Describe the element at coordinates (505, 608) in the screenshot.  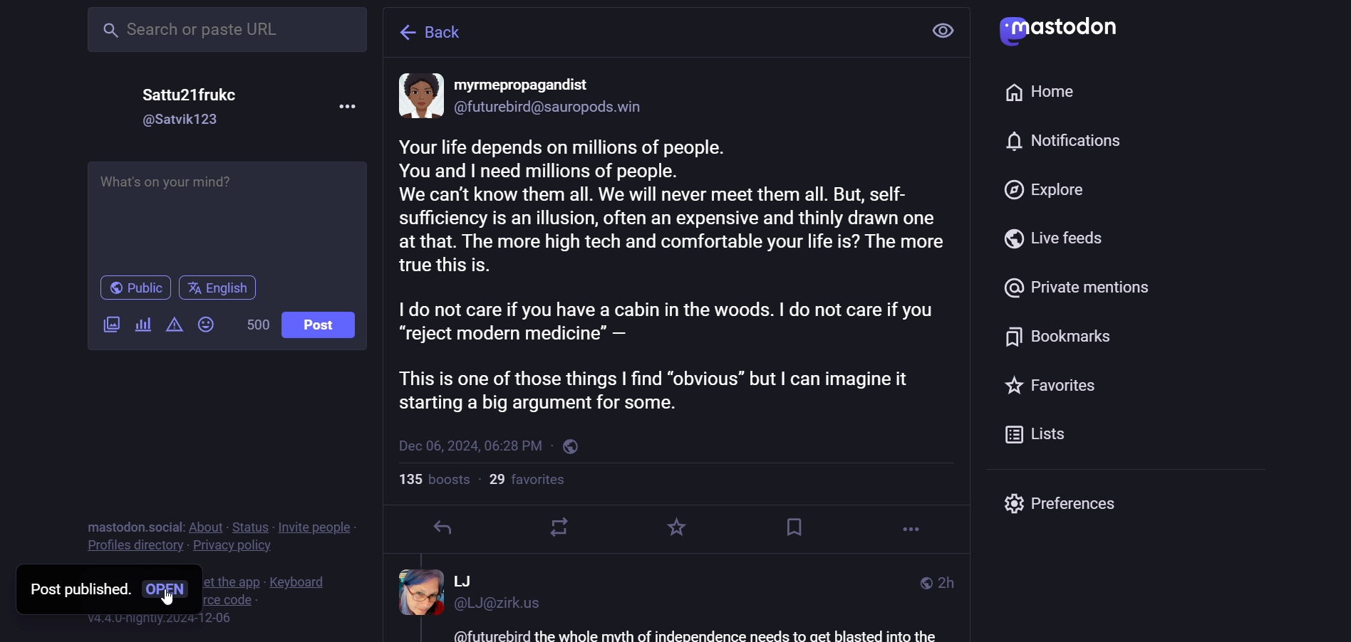
I see `id` at that location.